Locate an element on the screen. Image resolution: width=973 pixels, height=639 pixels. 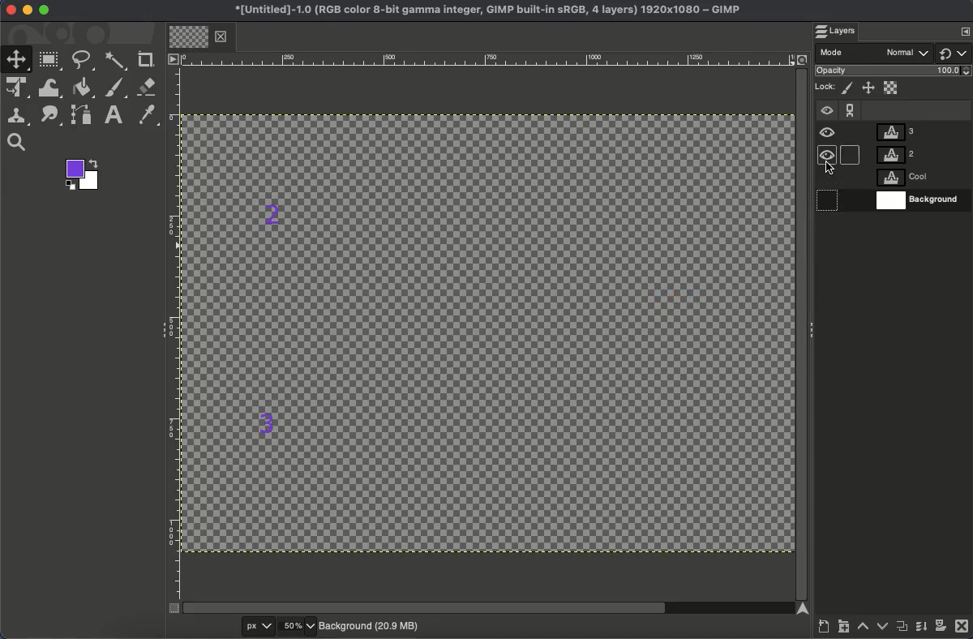
Scroll is located at coordinates (489, 608).